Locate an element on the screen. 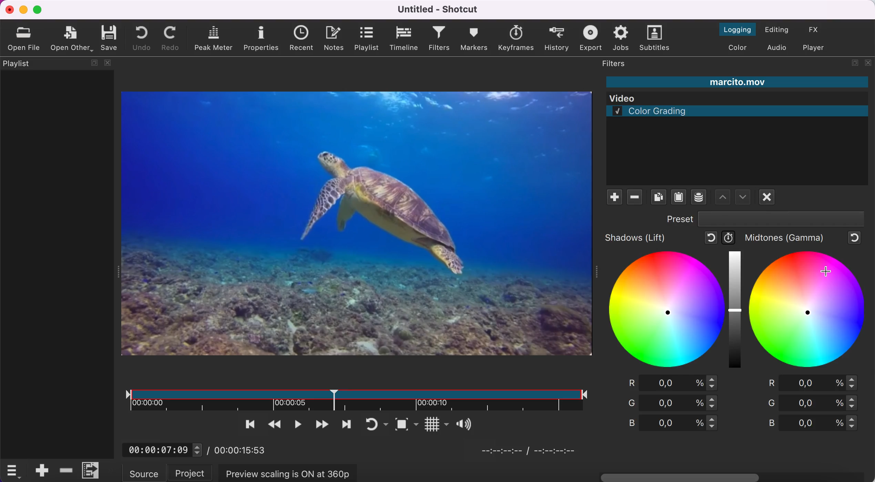 This screenshot has width=875, height=482. play quickly backwards is located at coordinates (273, 424).